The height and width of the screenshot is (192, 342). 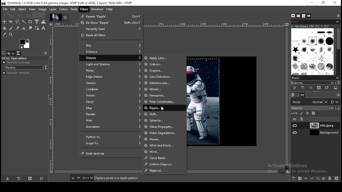 I want to click on animation, so click(x=112, y=127).